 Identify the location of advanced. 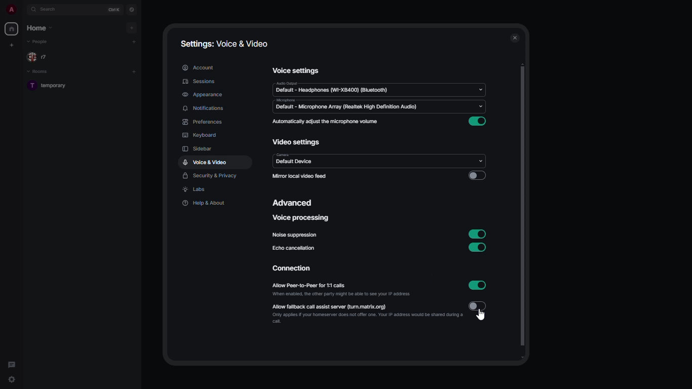
(293, 202).